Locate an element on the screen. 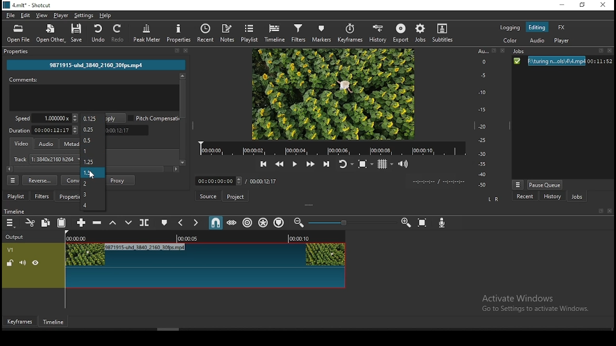  peak meter is located at coordinates (147, 33).